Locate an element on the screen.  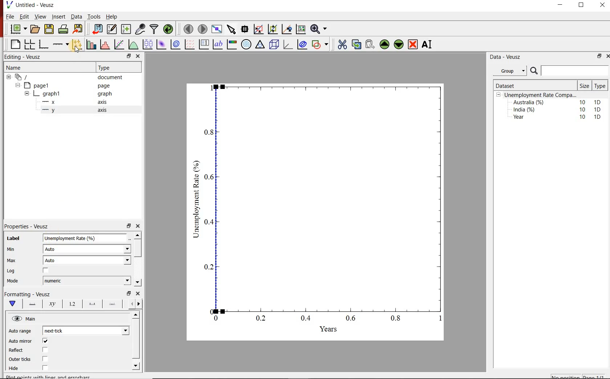
minimise is located at coordinates (129, 293).